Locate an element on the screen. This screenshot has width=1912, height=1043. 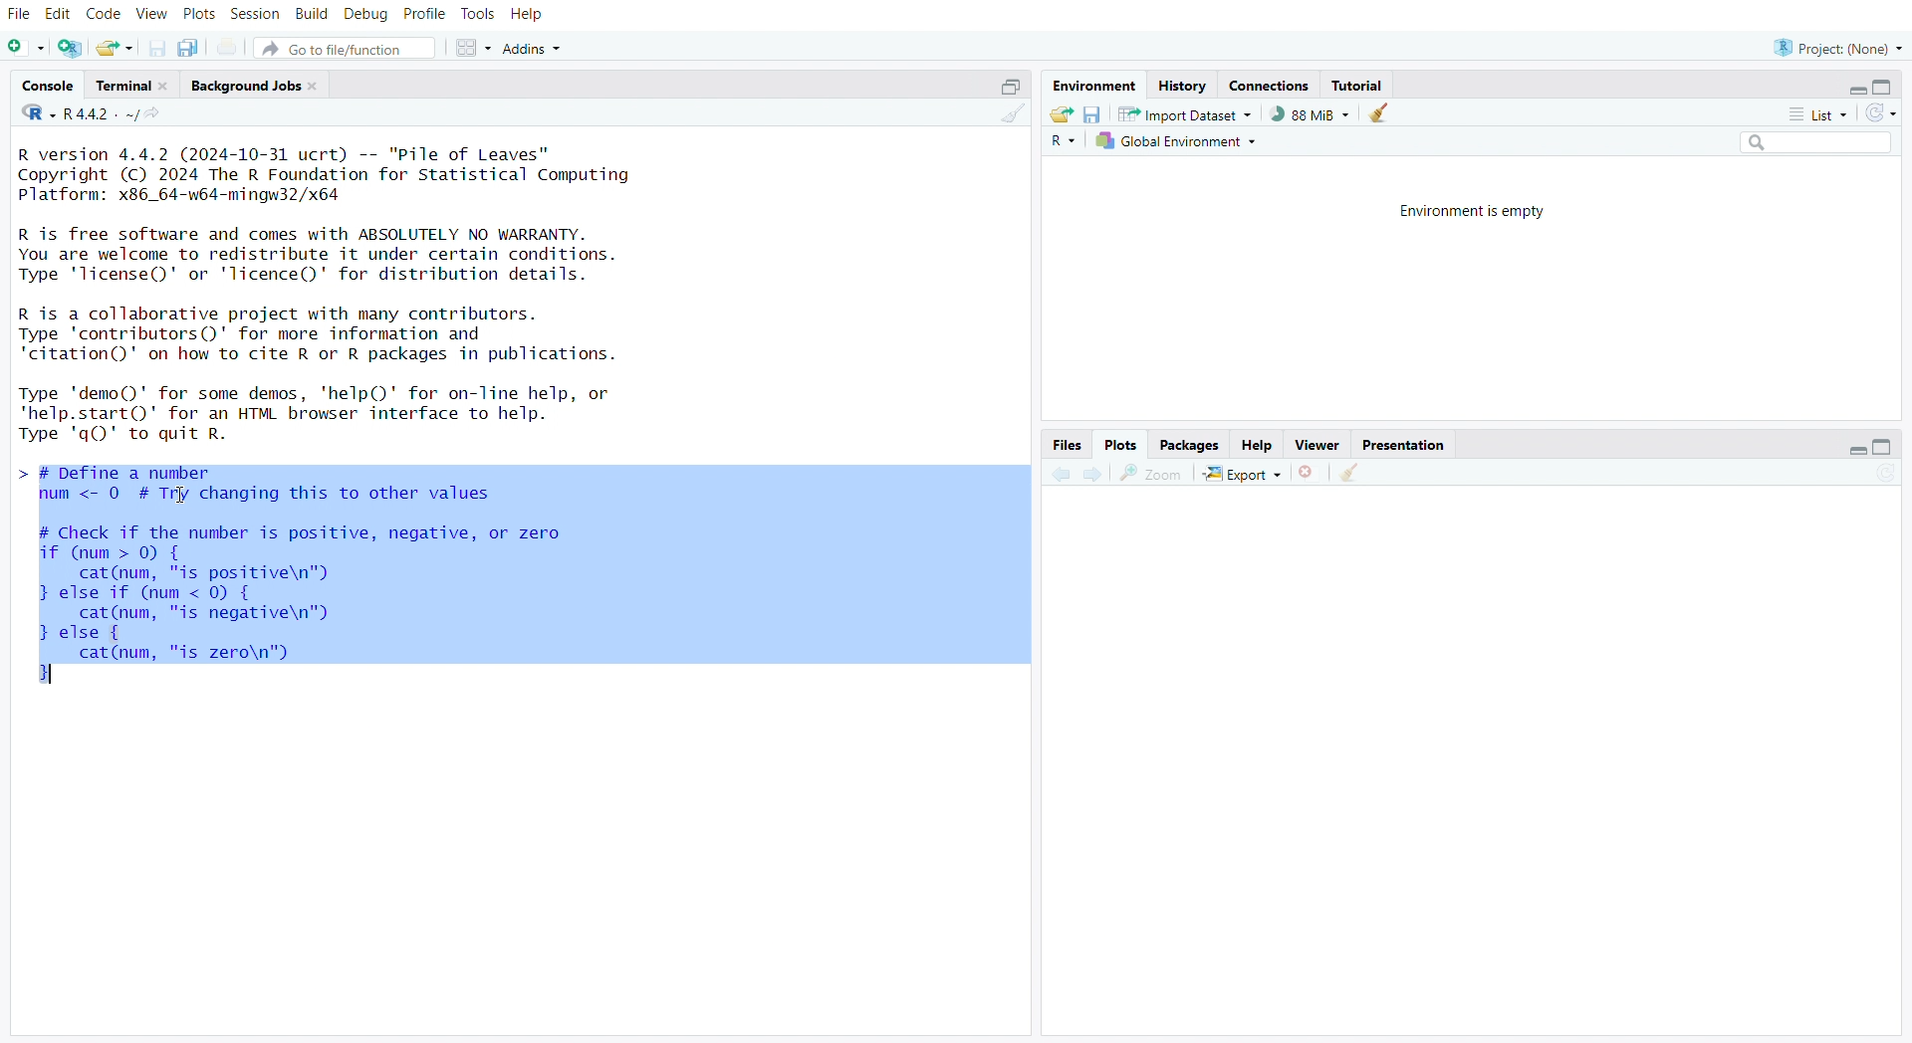
export is located at coordinates (1242, 475).